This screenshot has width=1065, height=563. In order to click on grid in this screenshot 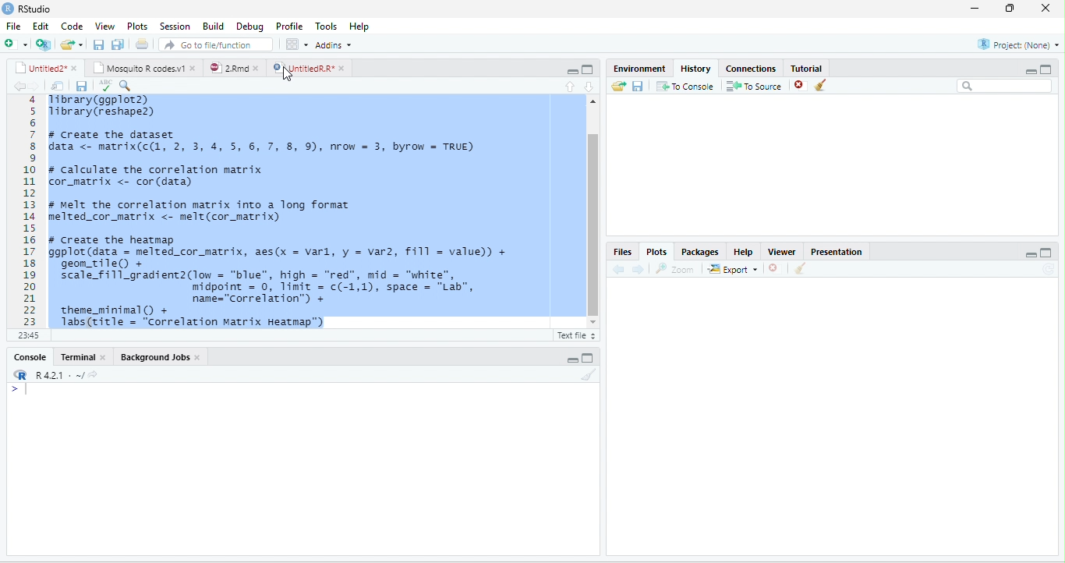, I will do `click(296, 45)`.